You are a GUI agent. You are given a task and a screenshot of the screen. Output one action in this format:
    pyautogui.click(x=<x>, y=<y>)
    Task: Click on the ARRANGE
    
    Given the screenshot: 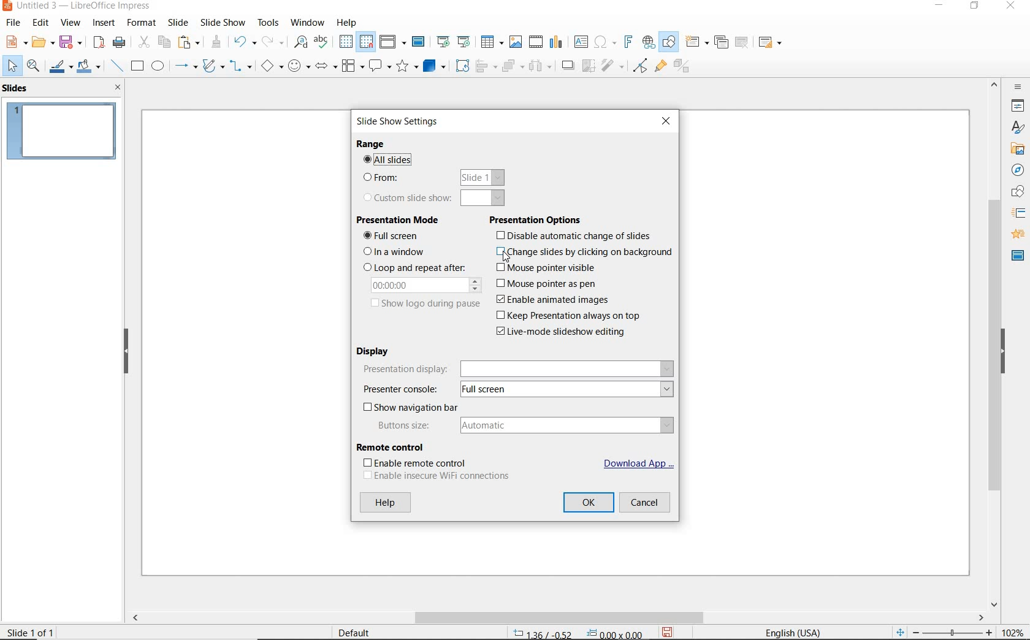 What is the action you would take?
    pyautogui.click(x=511, y=67)
    